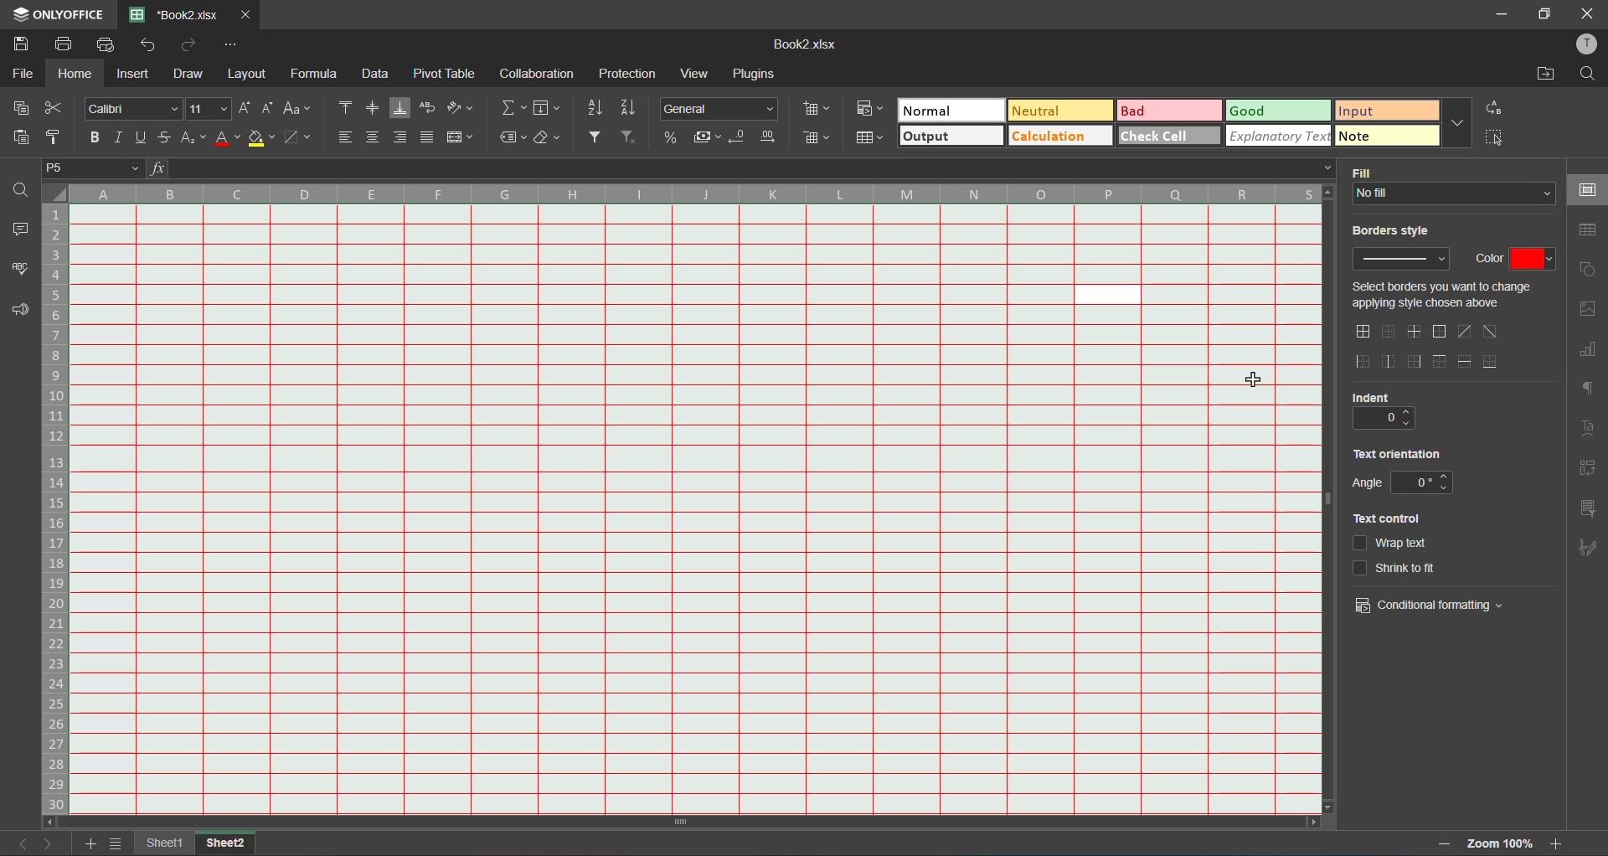  What do you see at coordinates (49, 843) in the screenshot?
I see `next` at bounding box center [49, 843].